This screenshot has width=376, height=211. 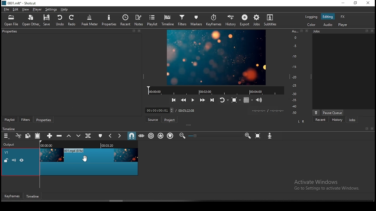 I want to click on record audio, so click(x=270, y=135).